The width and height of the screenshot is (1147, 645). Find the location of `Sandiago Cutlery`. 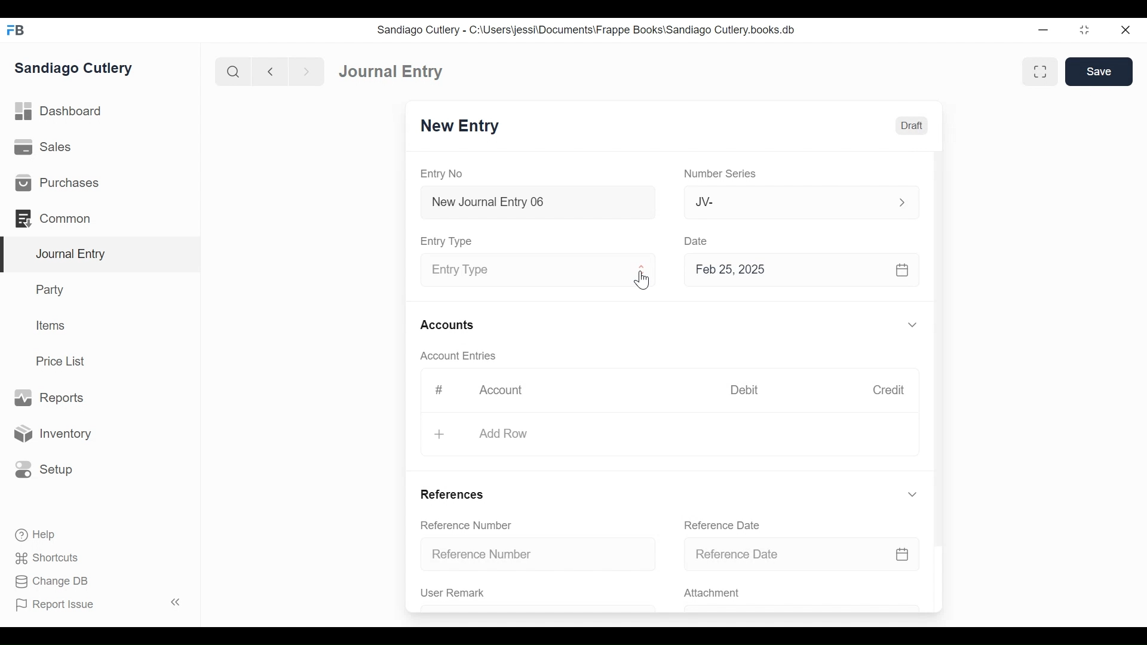

Sandiago Cutlery is located at coordinates (75, 69).